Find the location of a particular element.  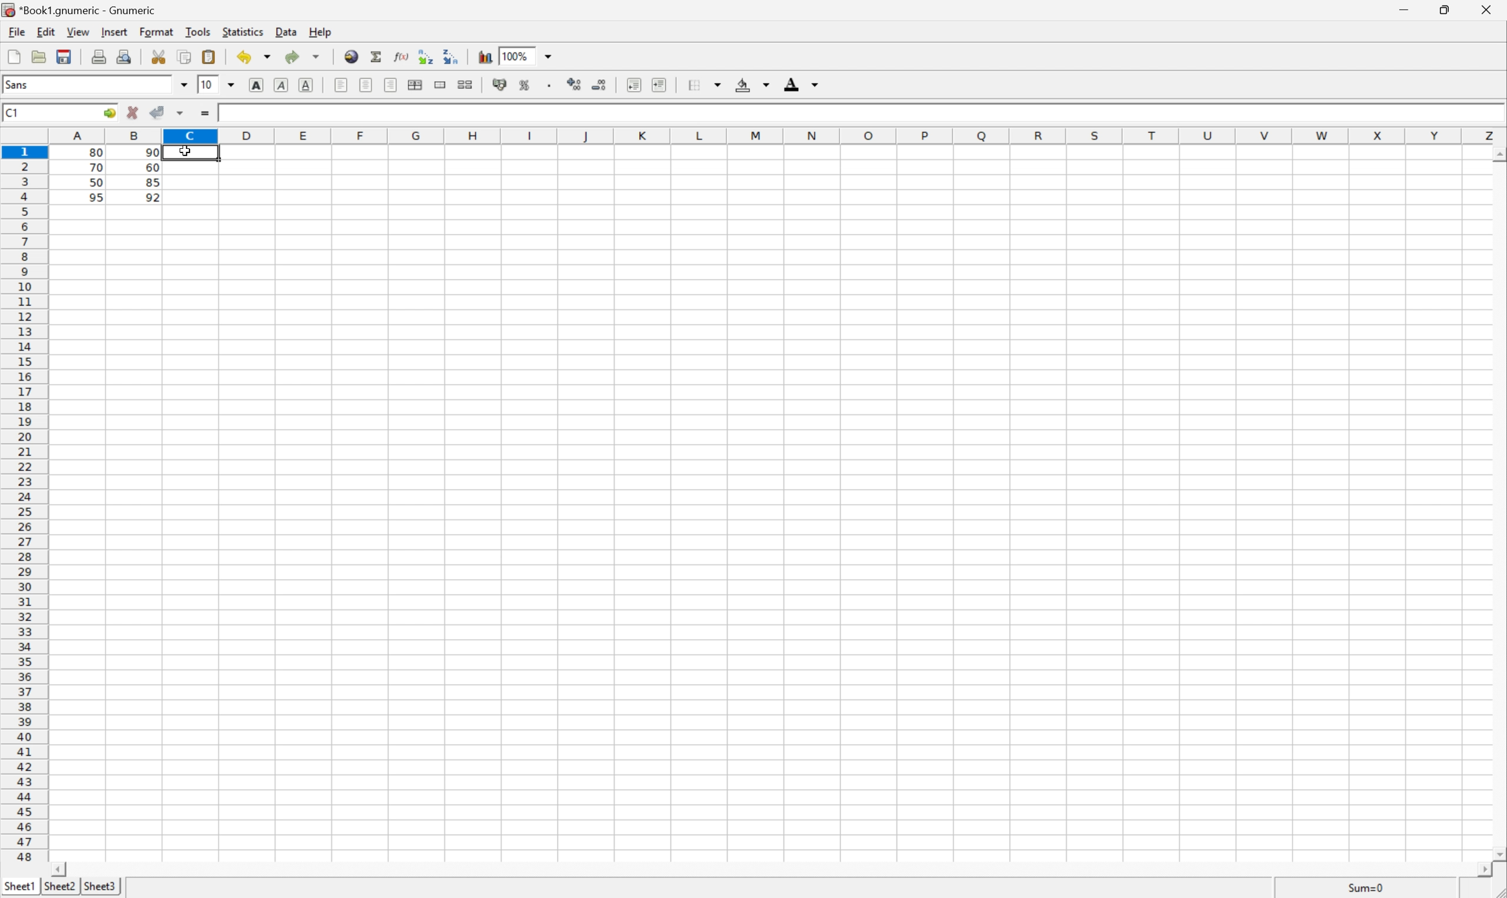

85 is located at coordinates (152, 184).